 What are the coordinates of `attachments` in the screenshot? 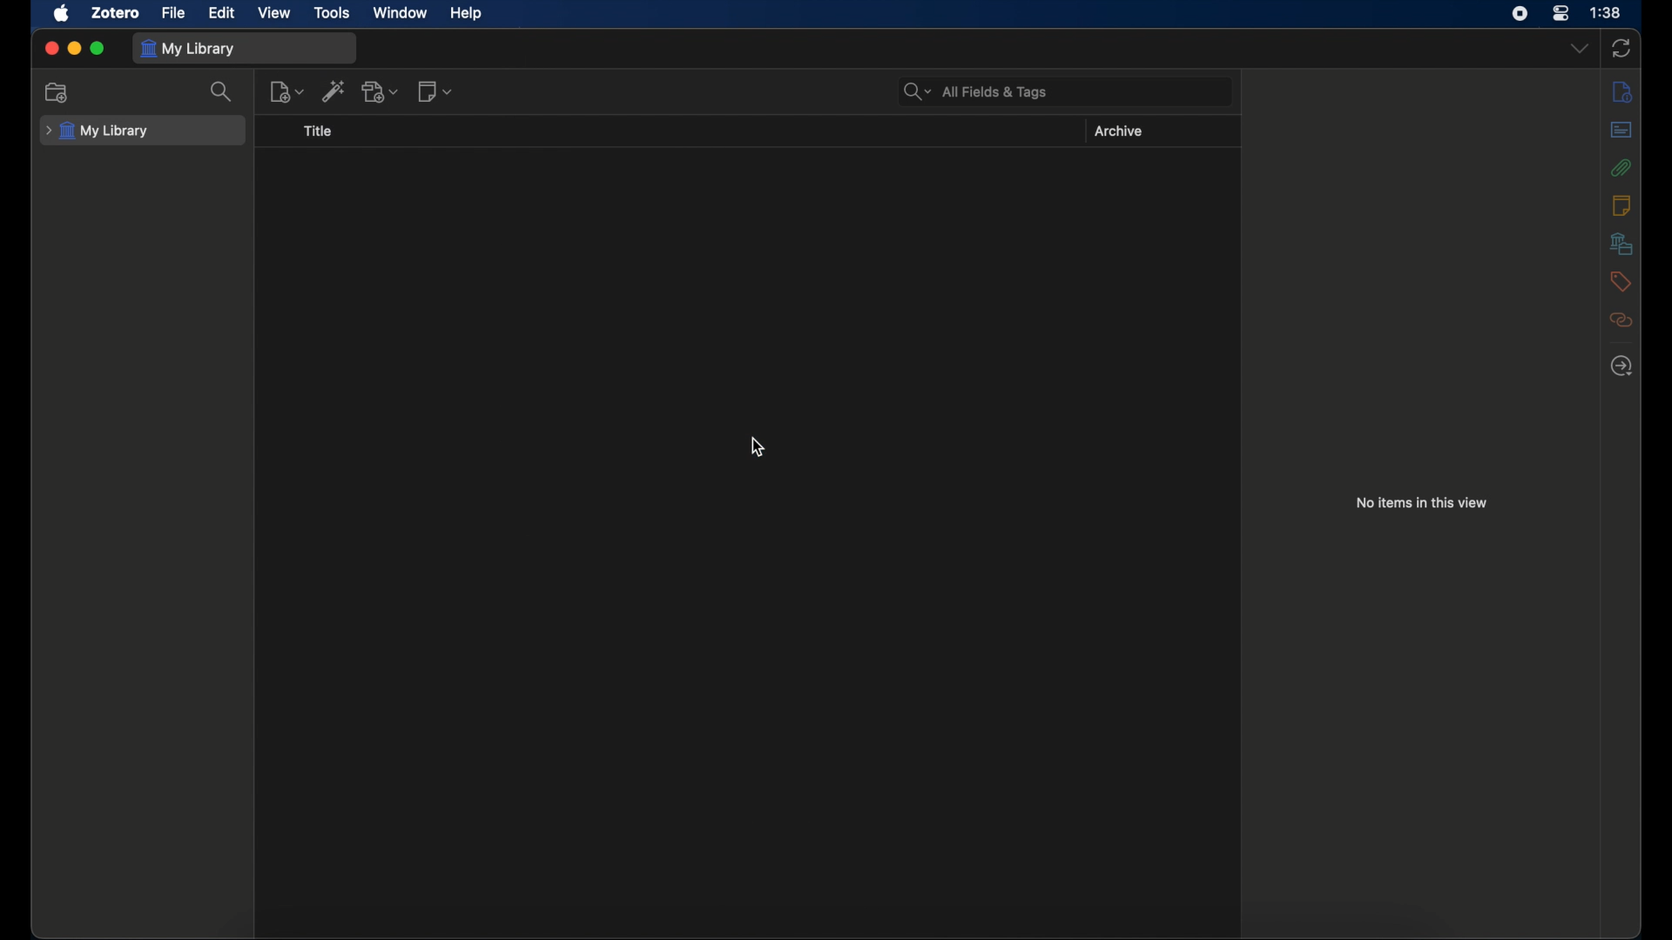 It's located at (1621, 167).